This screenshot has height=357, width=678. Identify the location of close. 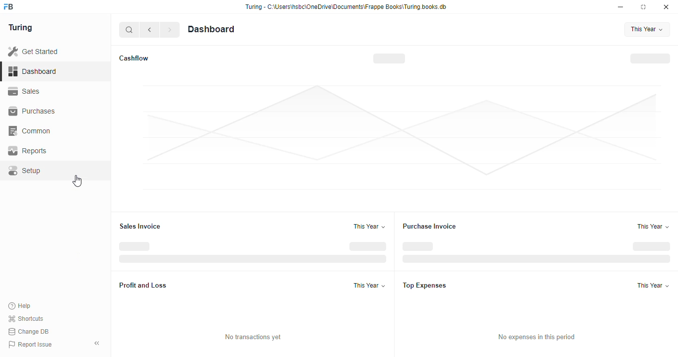
(666, 7).